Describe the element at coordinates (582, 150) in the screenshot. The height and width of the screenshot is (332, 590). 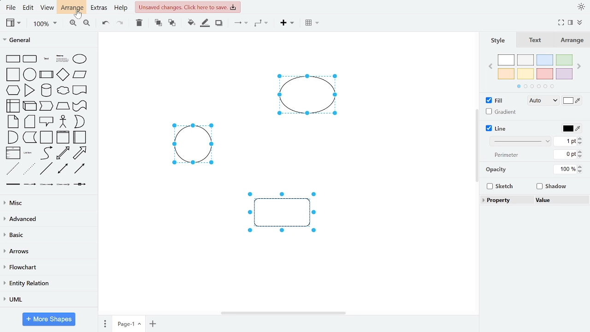
I see `increase perimeter` at that location.